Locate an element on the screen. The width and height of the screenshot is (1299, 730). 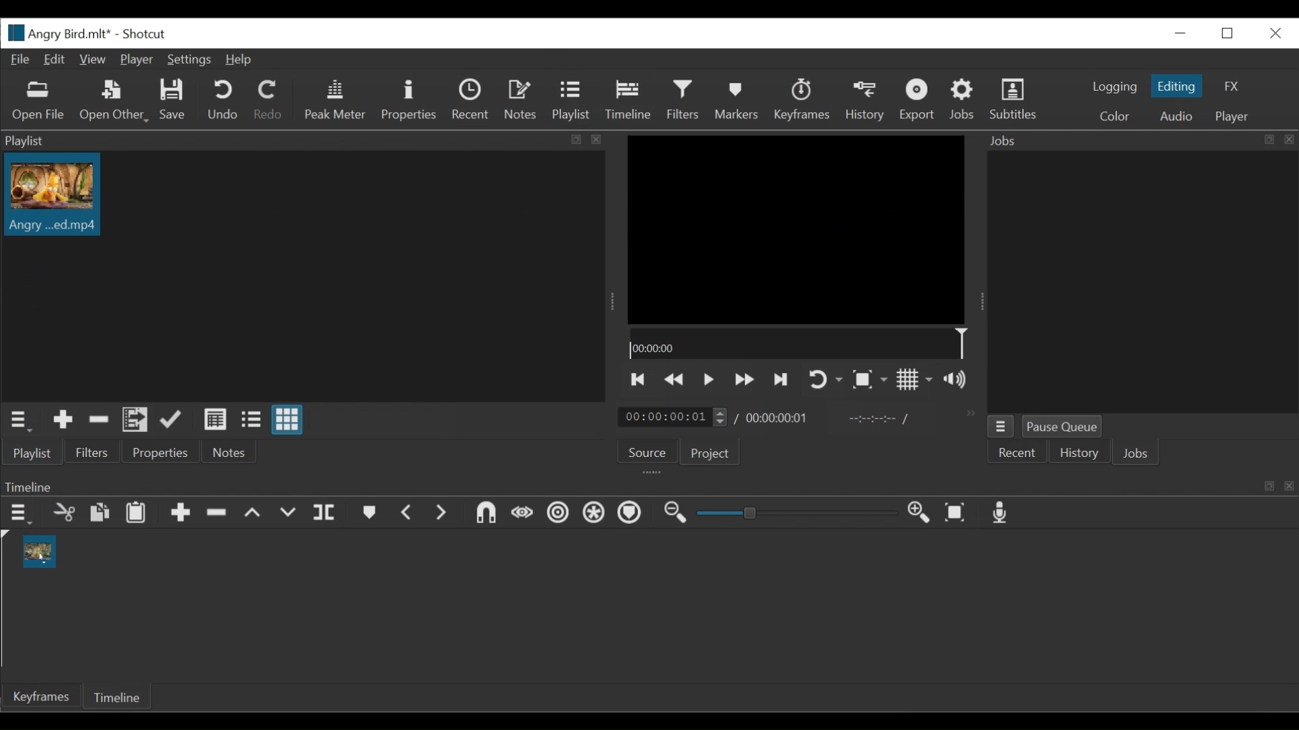
Overwrite is located at coordinates (290, 513).